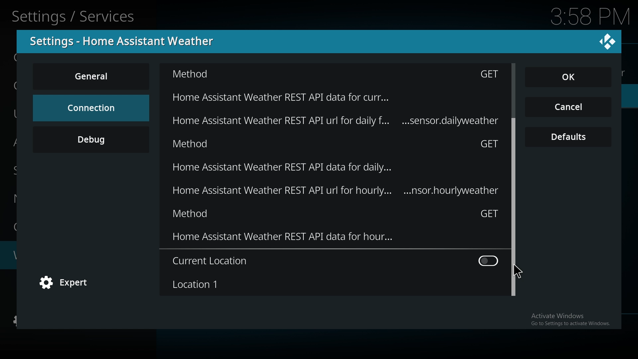  I want to click on defaults, so click(569, 137).